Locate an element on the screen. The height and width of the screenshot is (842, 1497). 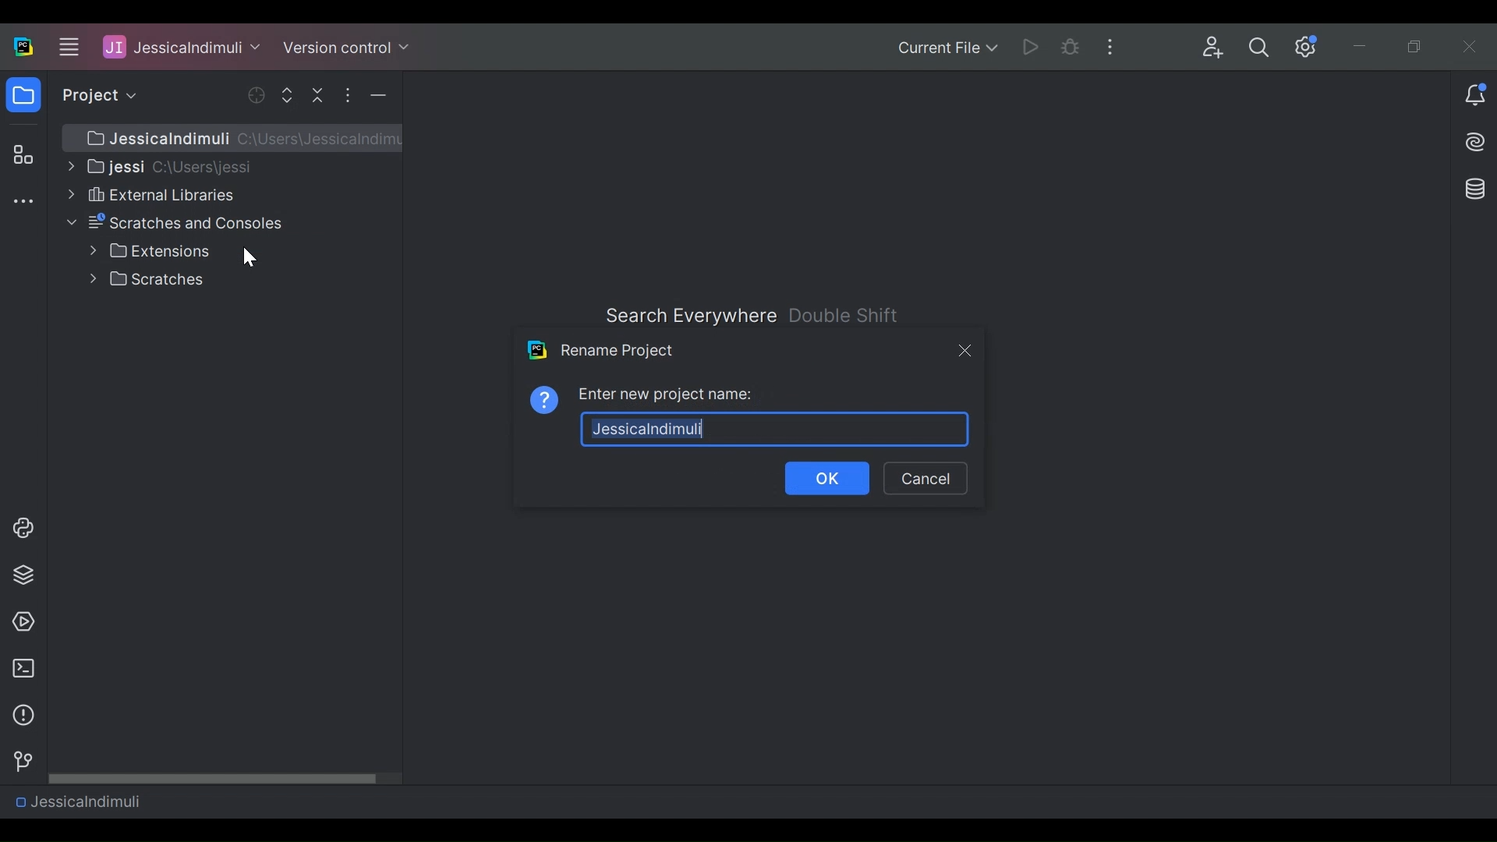
layers is located at coordinates (23, 574).